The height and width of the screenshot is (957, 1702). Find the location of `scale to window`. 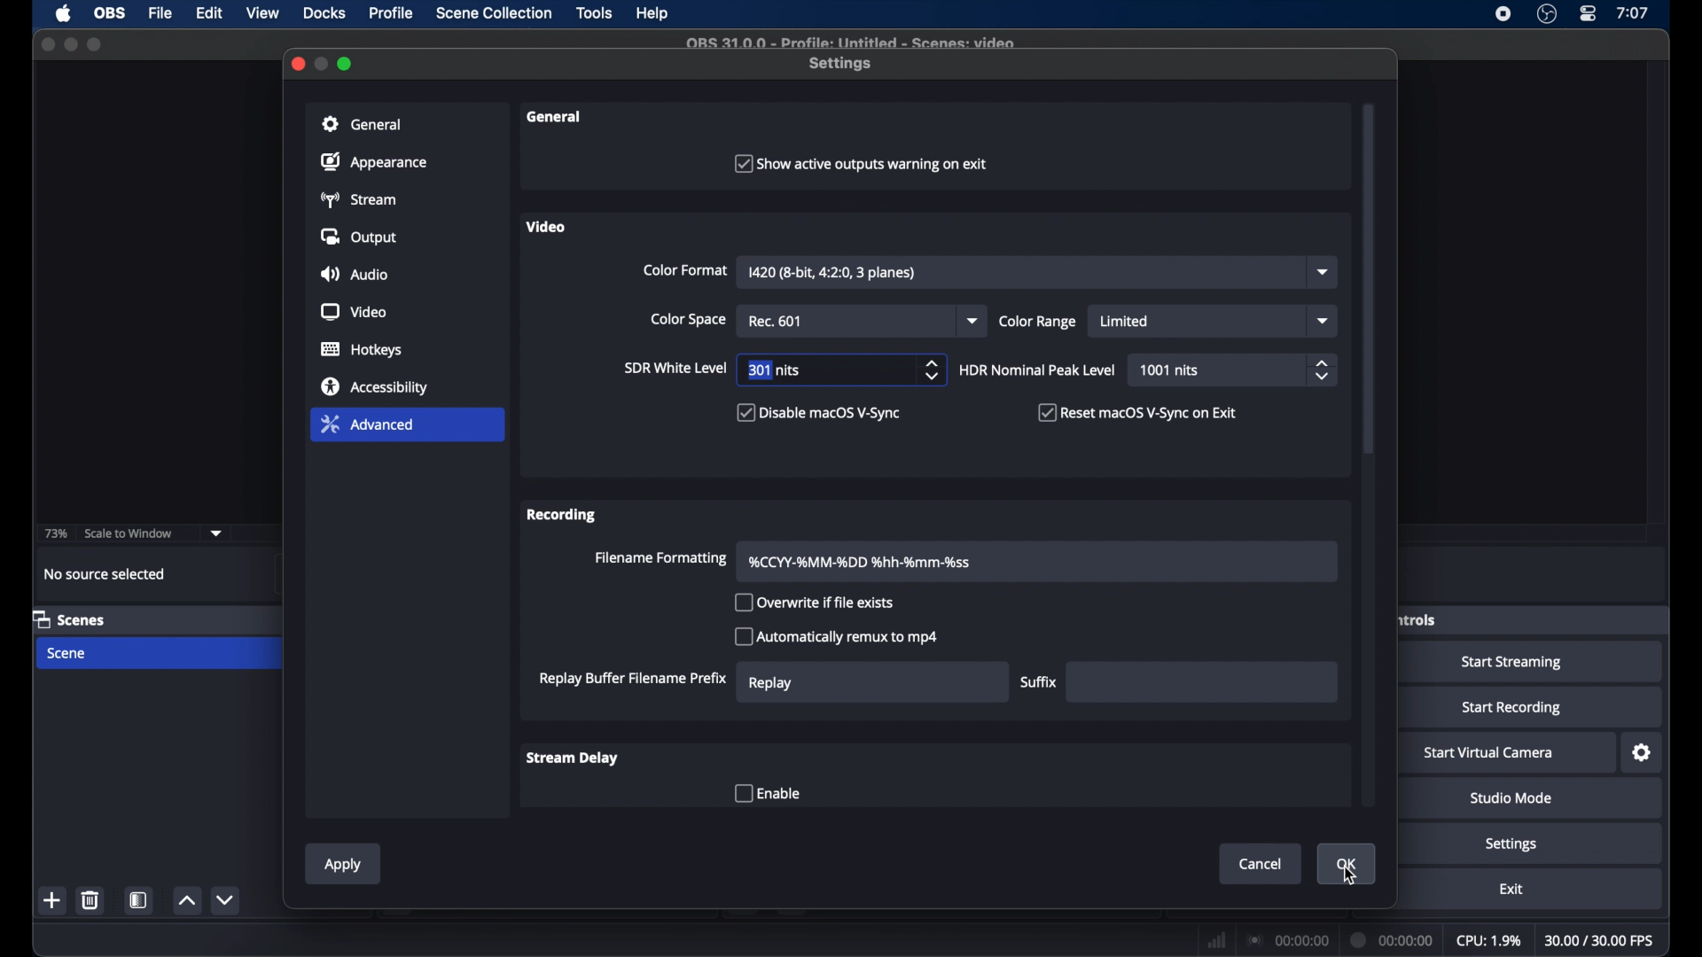

scale to window is located at coordinates (131, 533).